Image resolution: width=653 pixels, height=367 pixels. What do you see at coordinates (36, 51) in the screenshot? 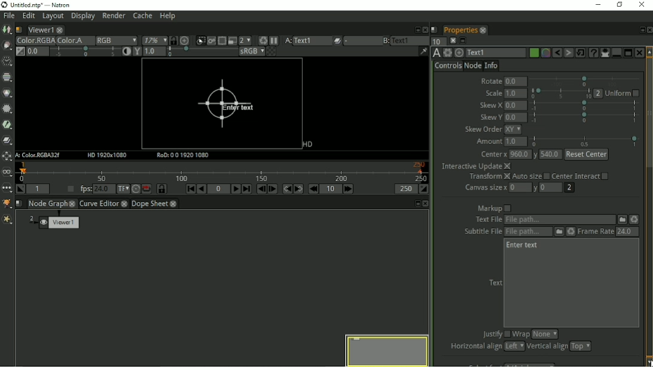
I see `Gain` at bounding box center [36, 51].